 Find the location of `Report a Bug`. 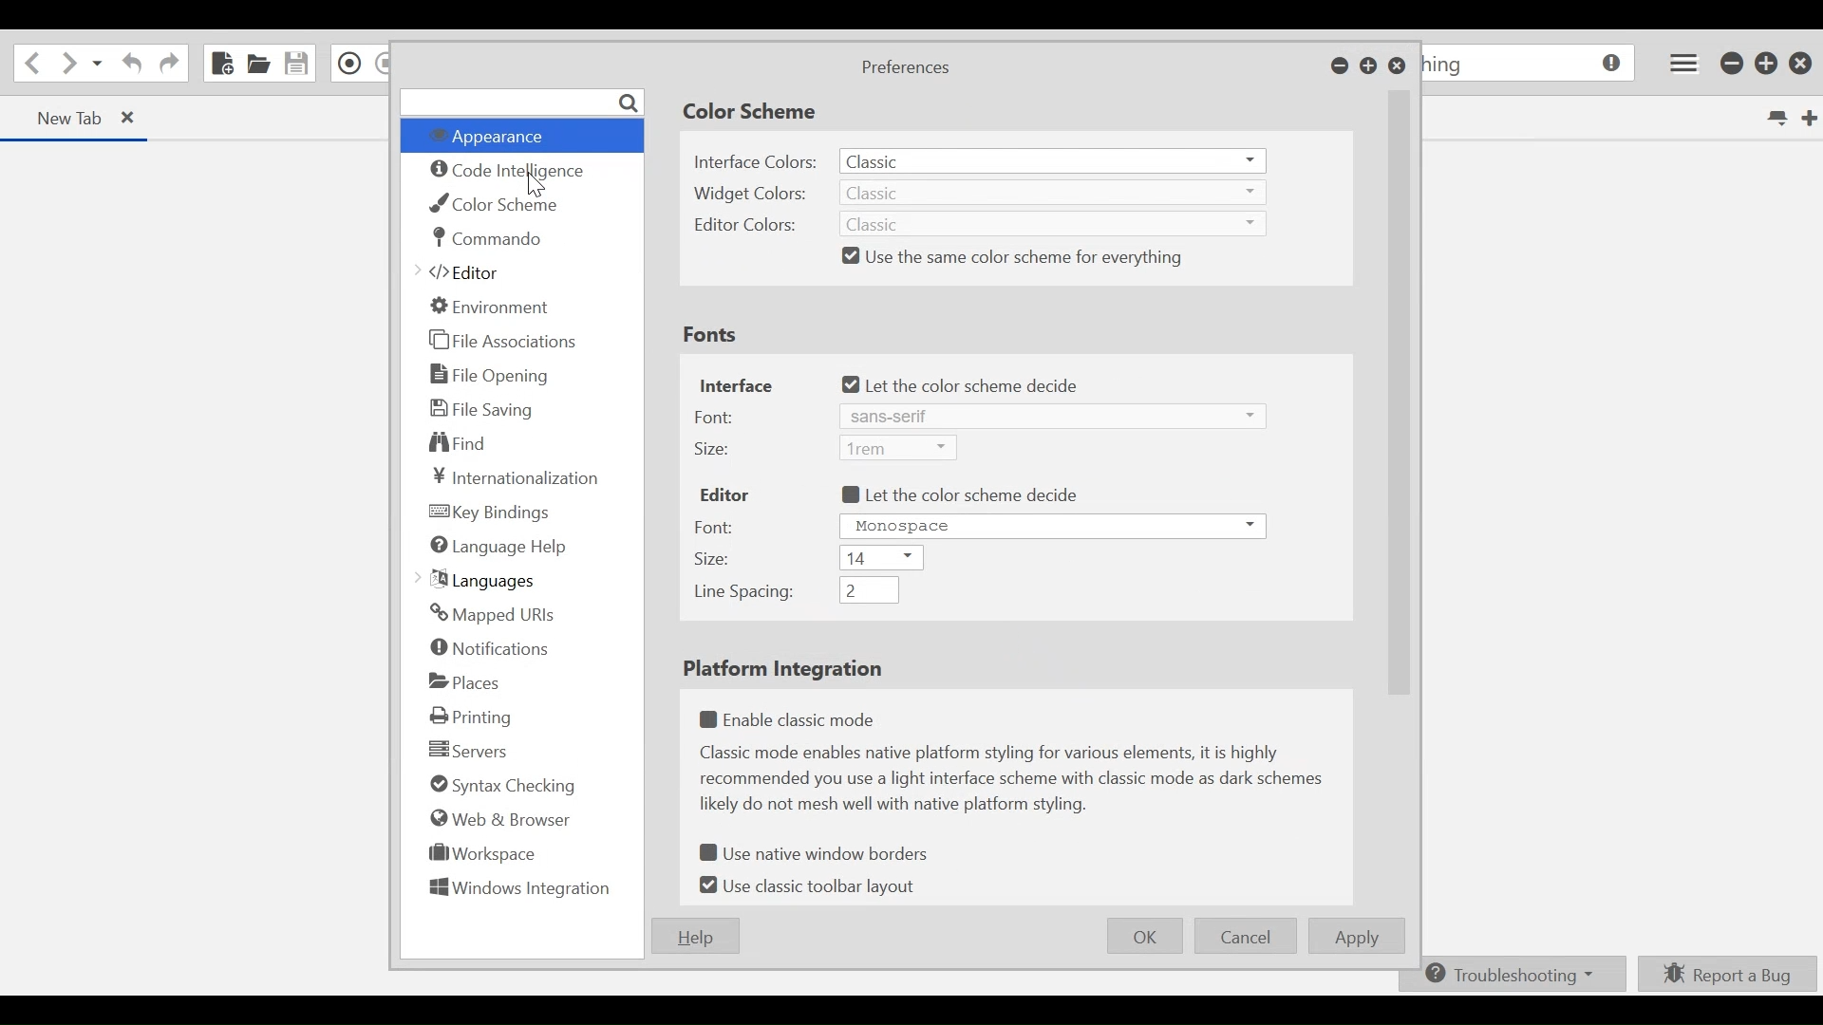

Report a Bug is located at coordinates (1728, 973).